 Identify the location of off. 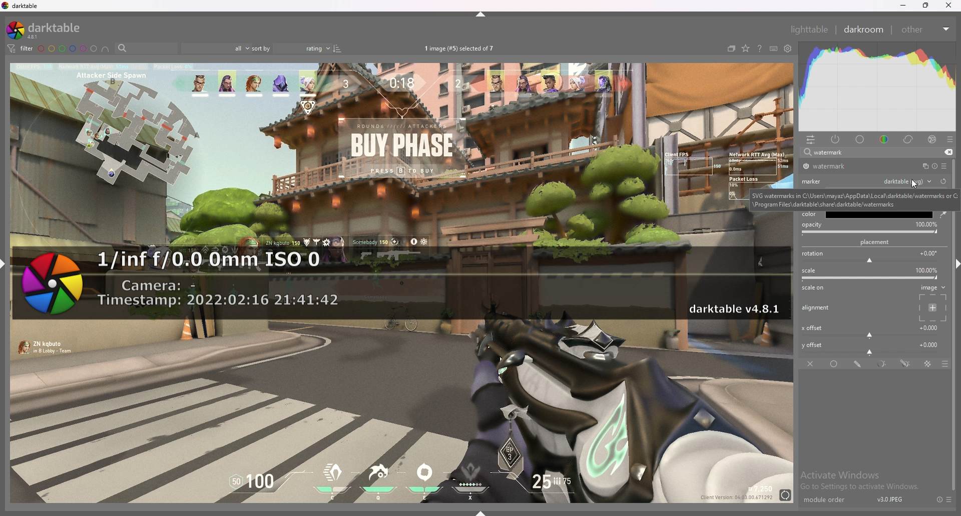
(811, 363).